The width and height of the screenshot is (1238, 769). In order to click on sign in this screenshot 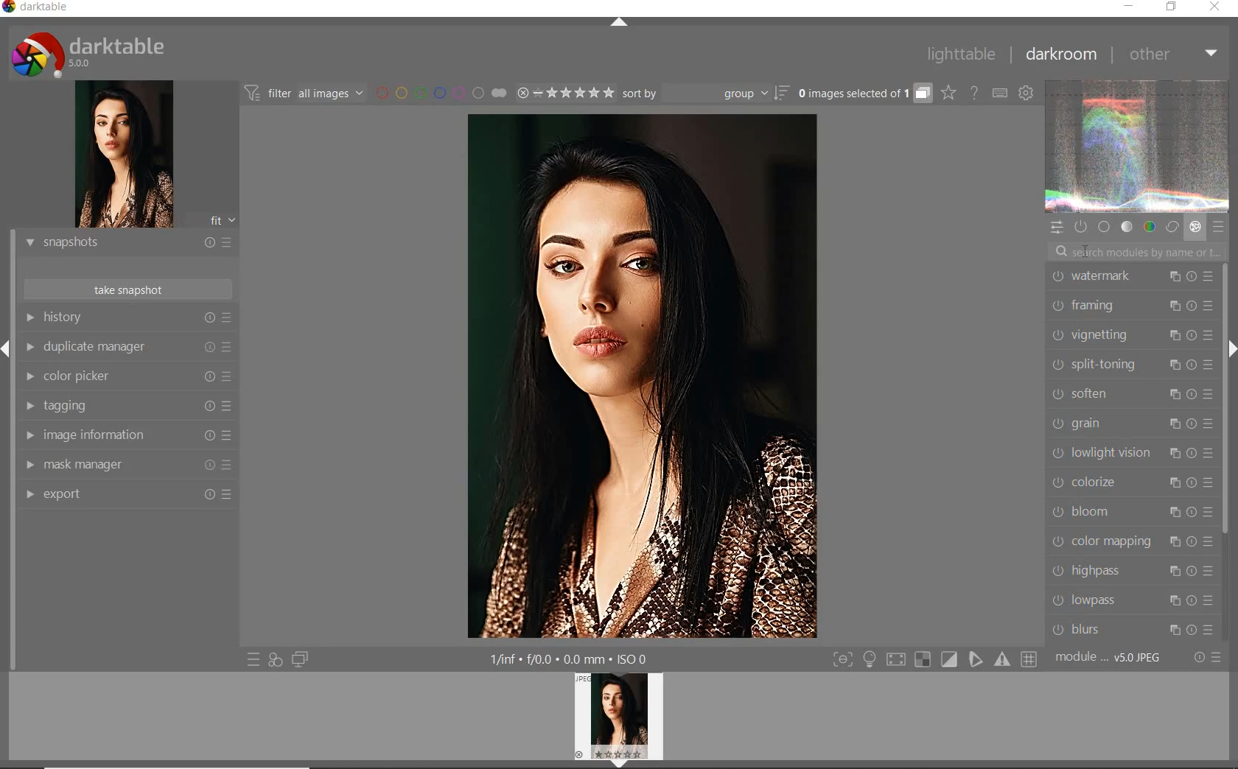, I will do `click(977, 660)`.